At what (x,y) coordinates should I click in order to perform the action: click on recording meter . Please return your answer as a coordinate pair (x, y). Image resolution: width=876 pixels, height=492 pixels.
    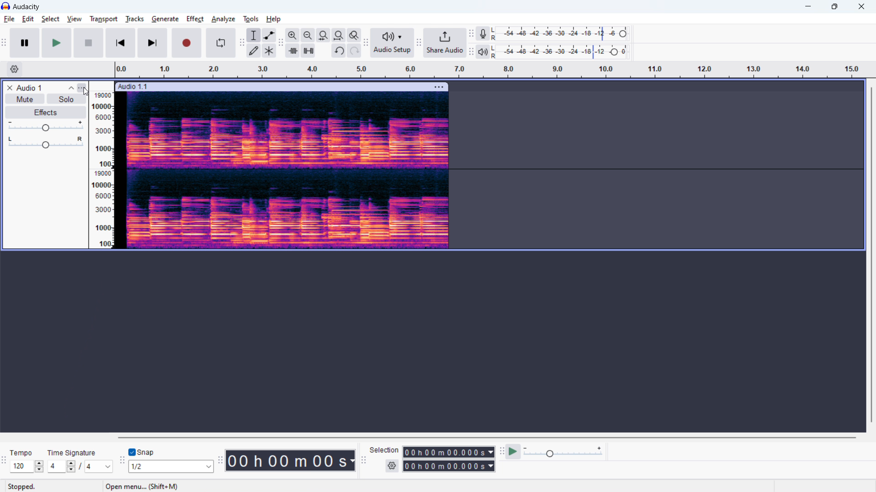
    Looking at the image, I should click on (485, 33).